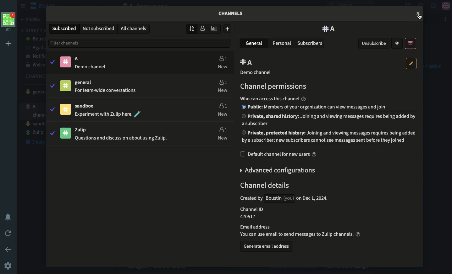 The width and height of the screenshot is (452, 274). Describe the element at coordinates (35, 65) in the screenshot. I see `Welcome bot` at that location.